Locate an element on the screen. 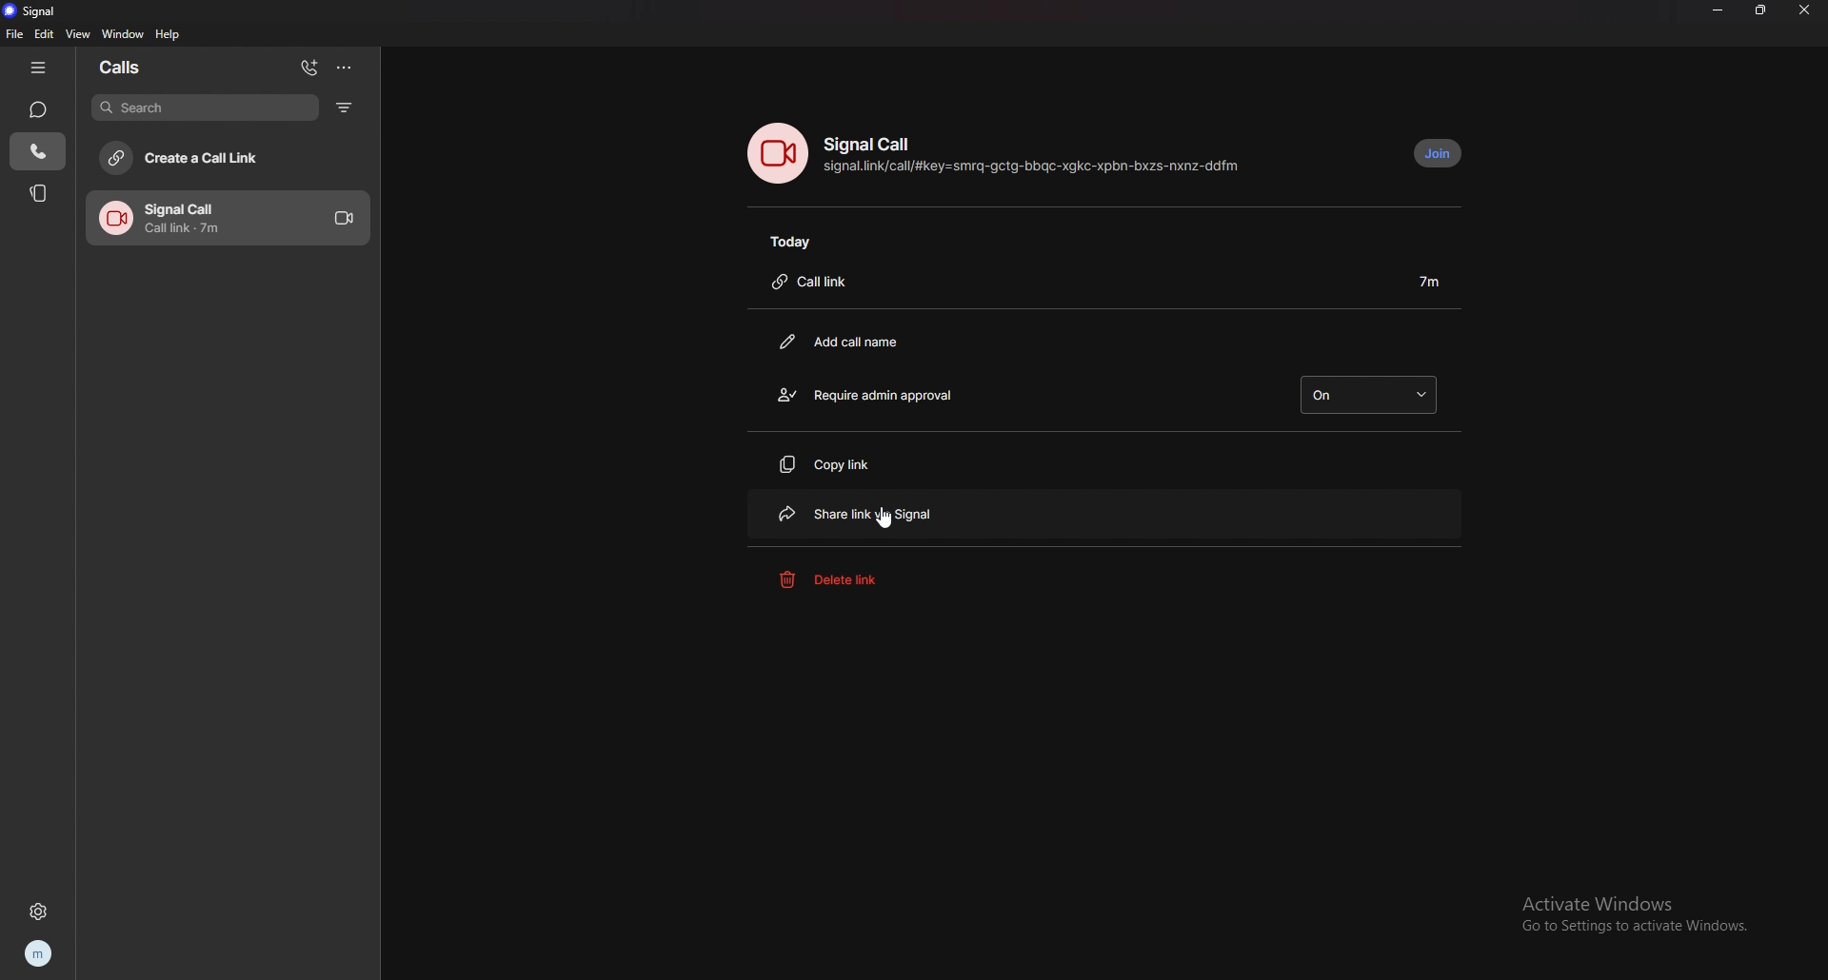 Image resolution: width=1828 pixels, height=980 pixels. resize is located at coordinates (1762, 10).